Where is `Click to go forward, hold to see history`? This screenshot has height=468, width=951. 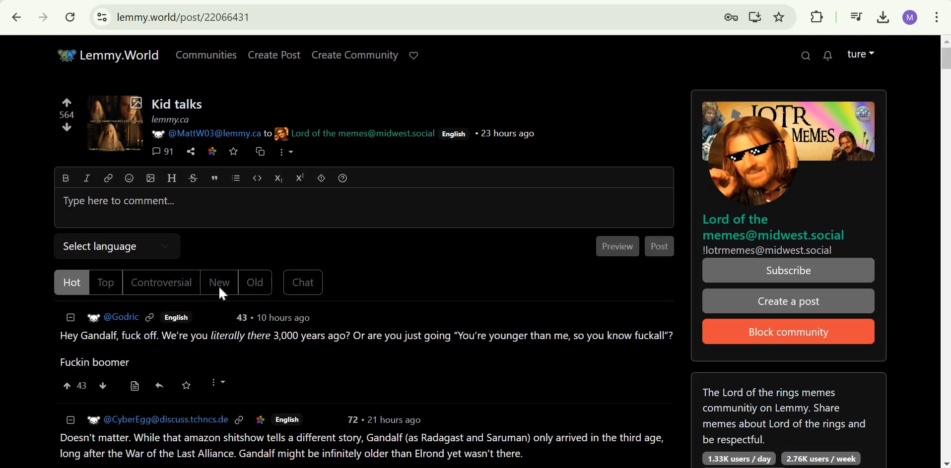
Click to go forward, hold to see history is located at coordinates (42, 17).